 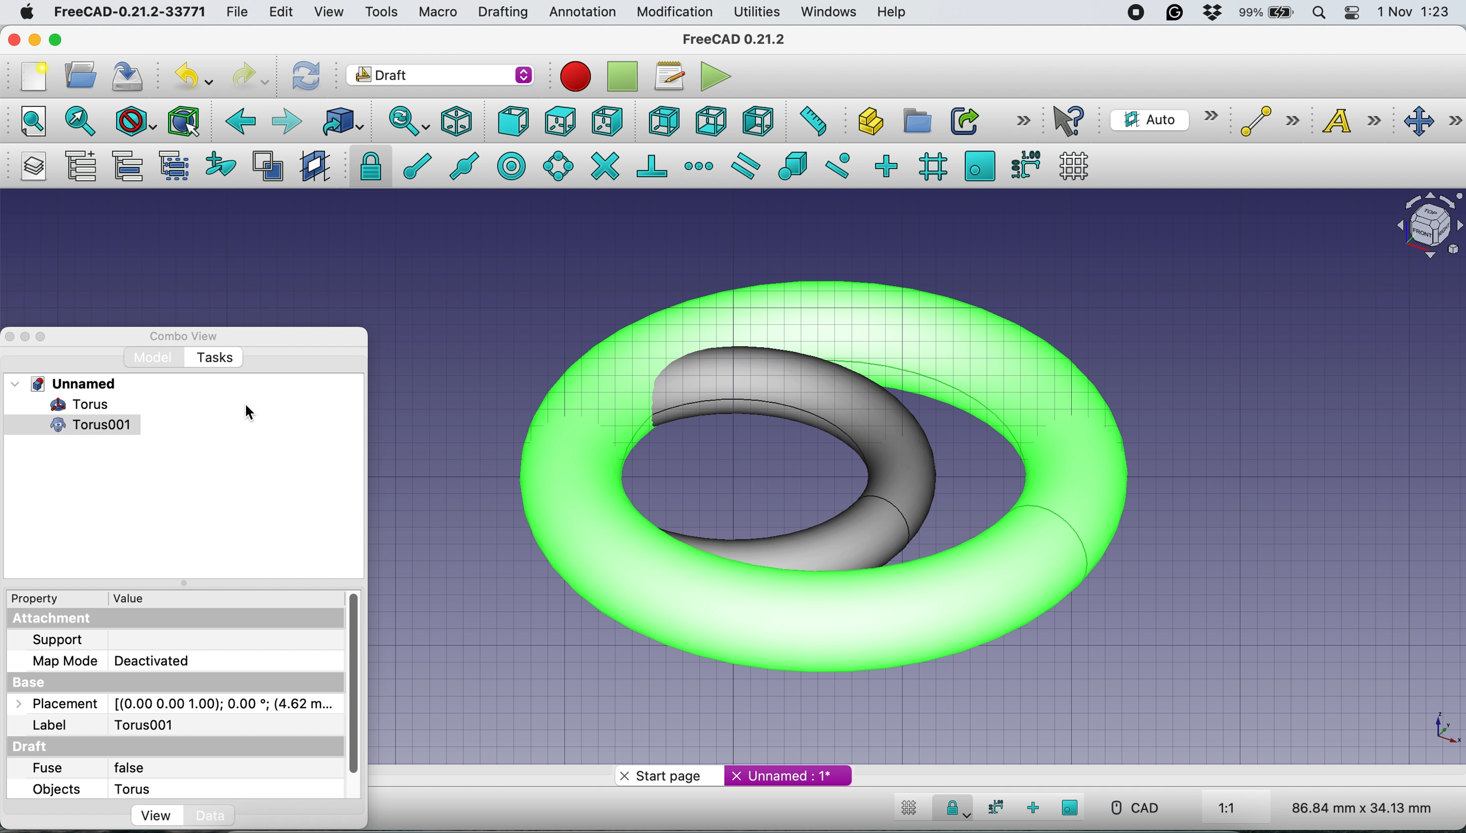 What do you see at coordinates (1173, 12) in the screenshot?
I see `grammarly` at bounding box center [1173, 12].